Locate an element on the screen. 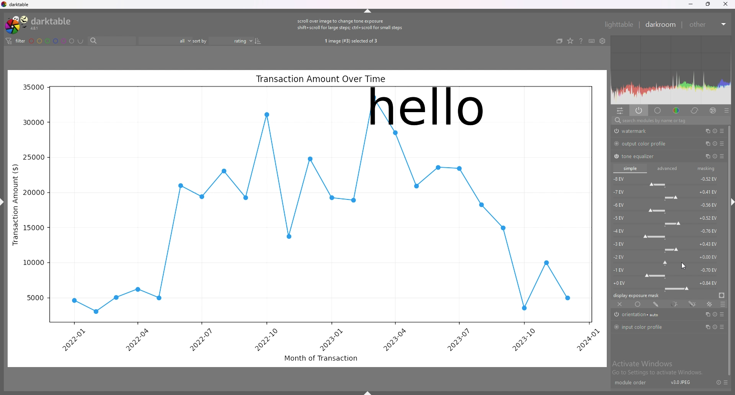 Image resolution: width=735 pixels, height=395 pixels. Transaction Amount ($) is located at coordinates (16, 204).